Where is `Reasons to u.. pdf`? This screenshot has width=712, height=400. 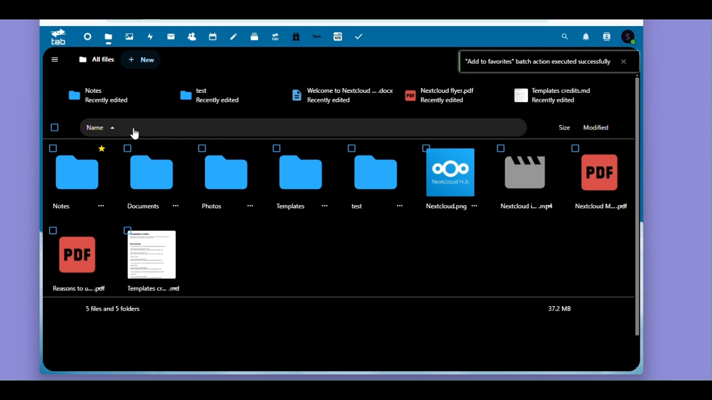
Reasons to u.. pdf is located at coordinates (81, 288).